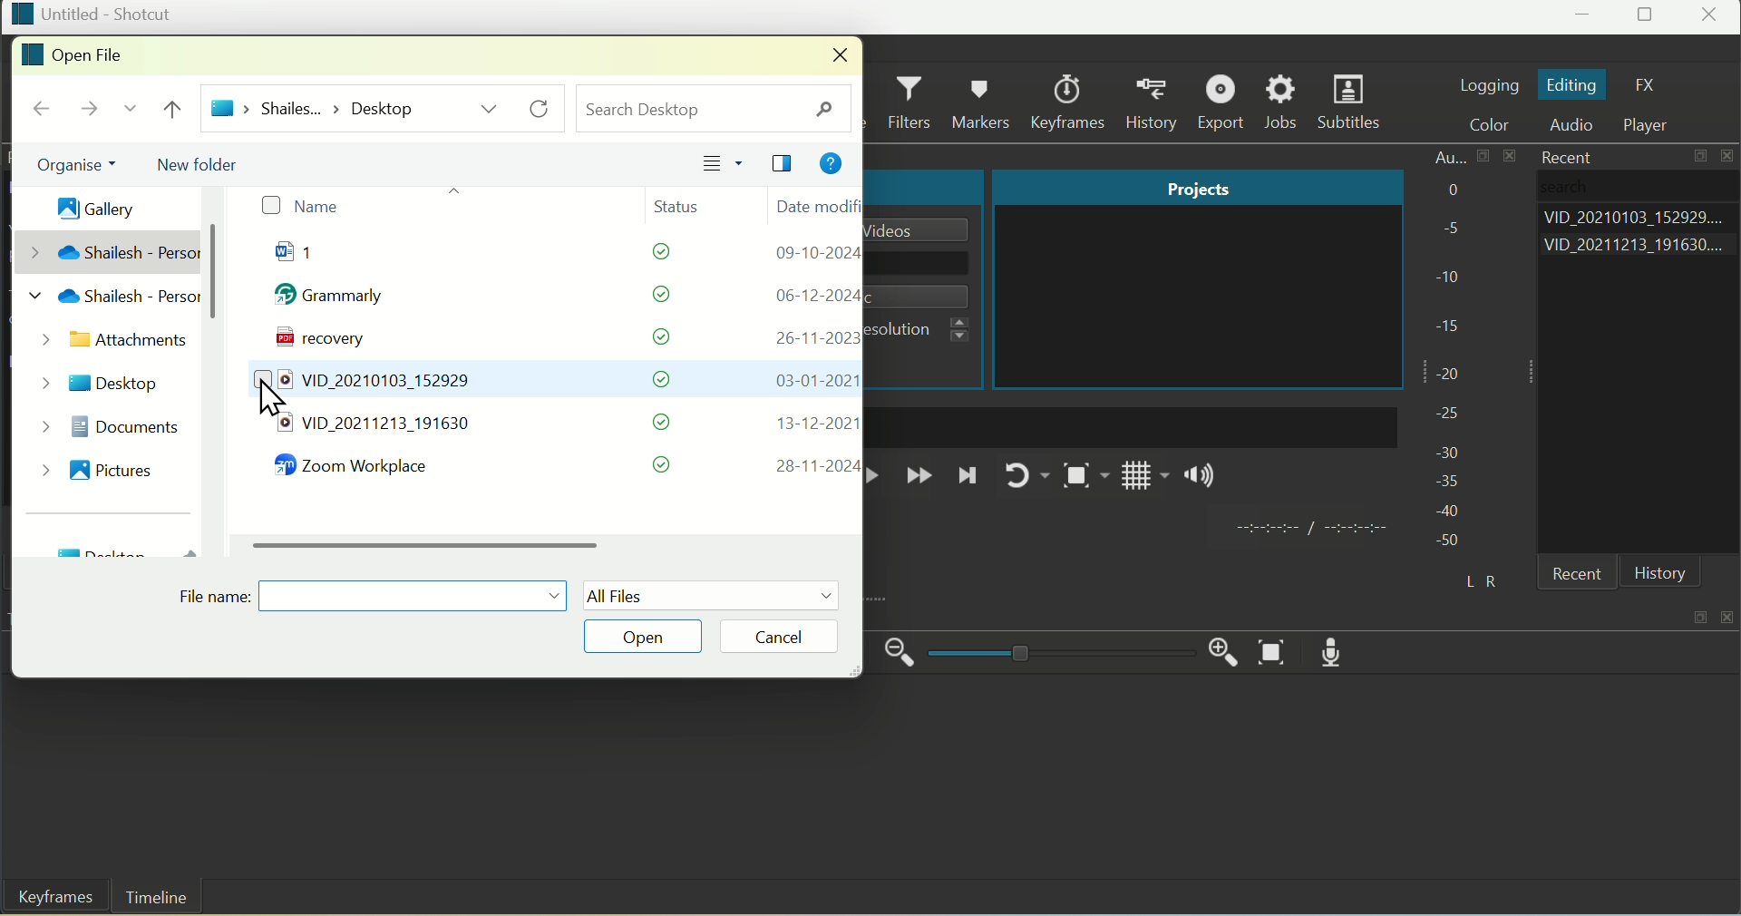 The width and height of the screenshot is (1741, 916). Describe the element at coordinates (85, 112) in the screenshot. I see `next` at that location.